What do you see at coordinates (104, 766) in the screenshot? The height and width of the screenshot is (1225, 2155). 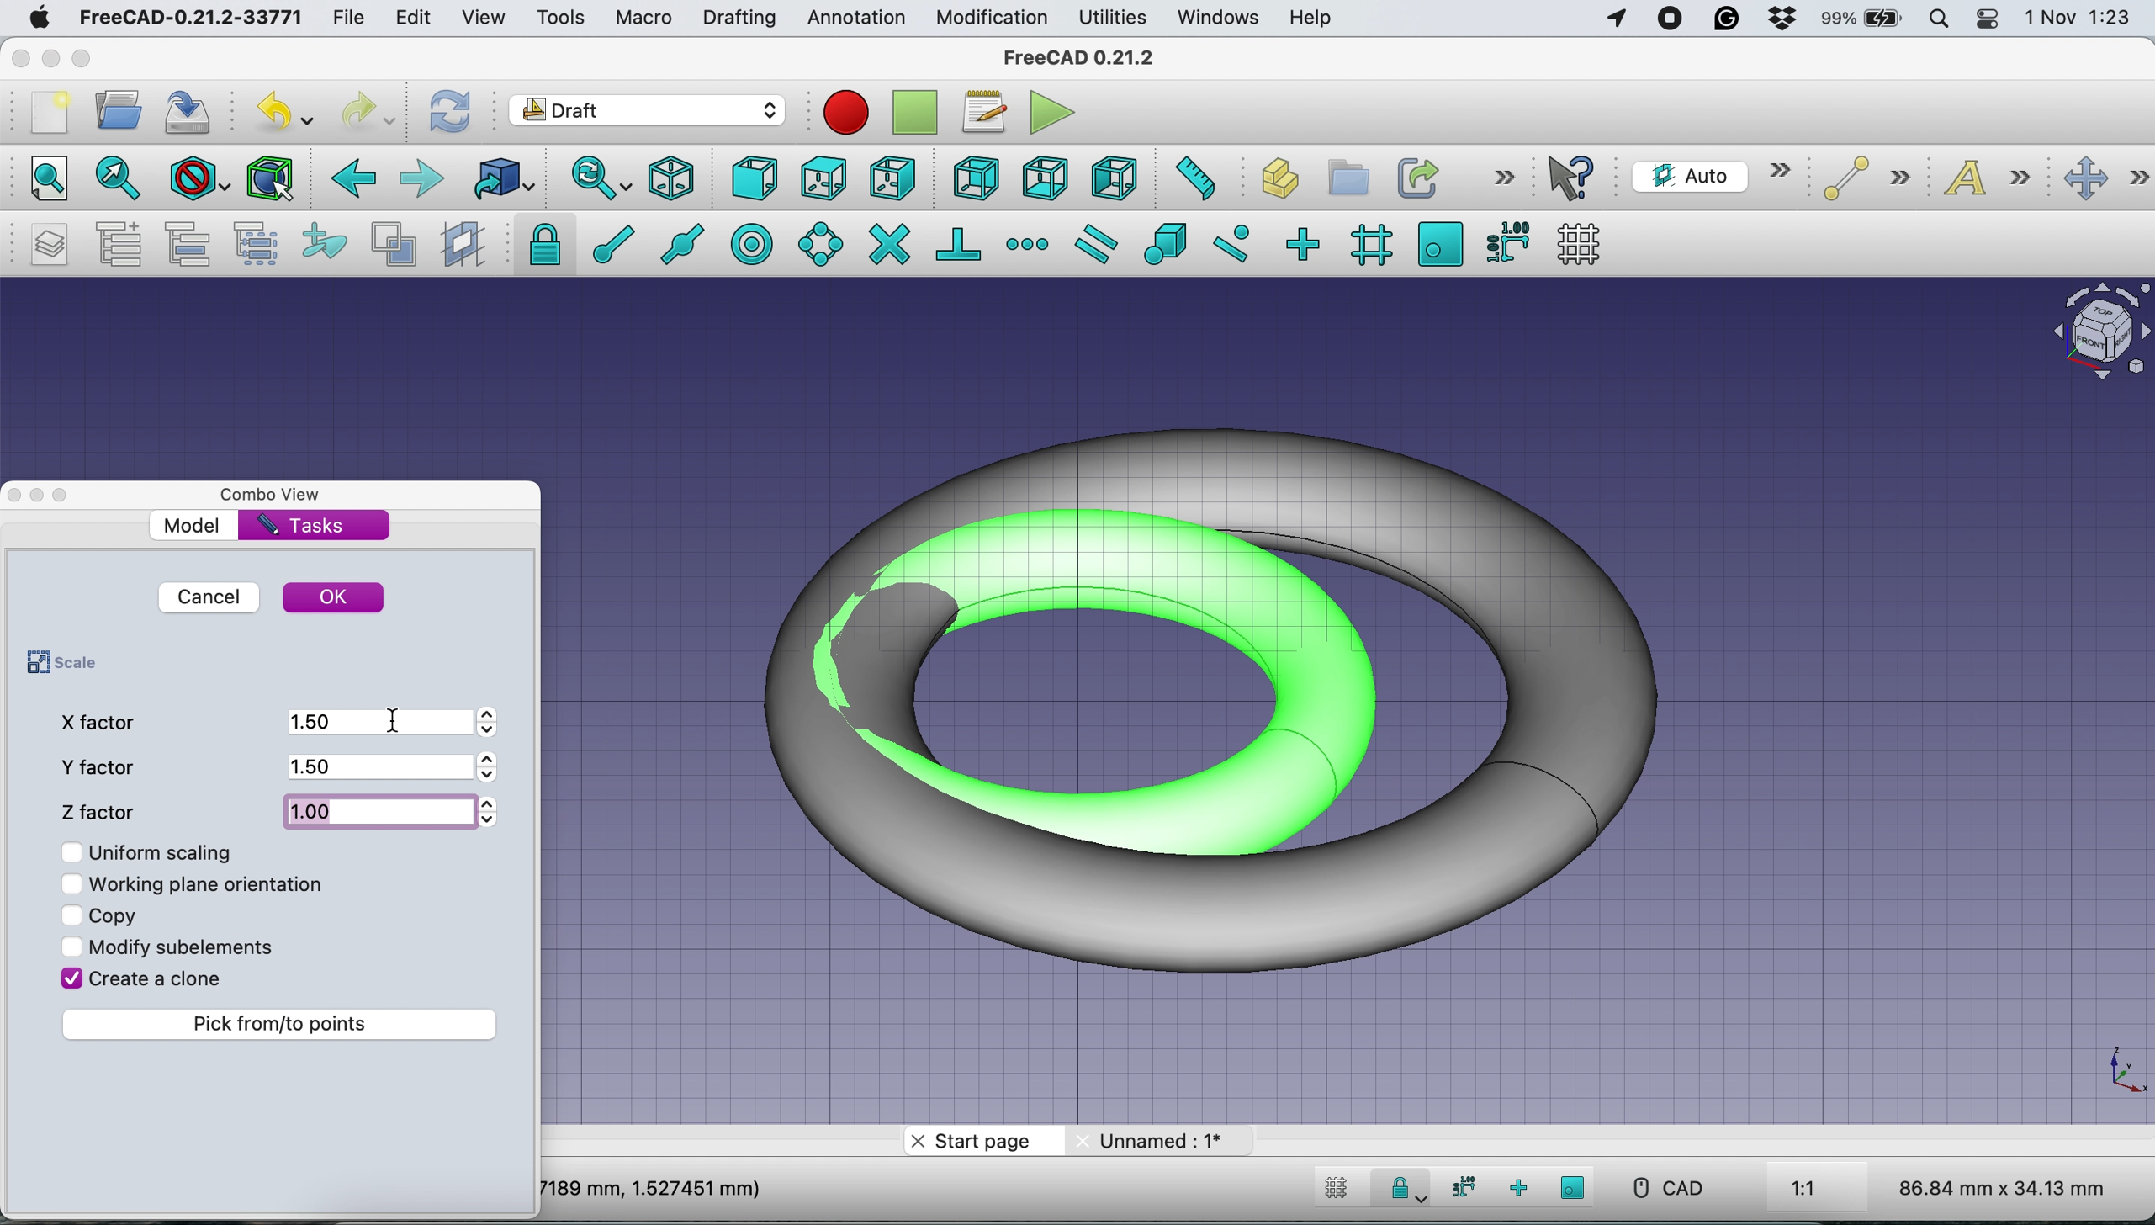 I see `y factor` at bounding box center [104, 766].